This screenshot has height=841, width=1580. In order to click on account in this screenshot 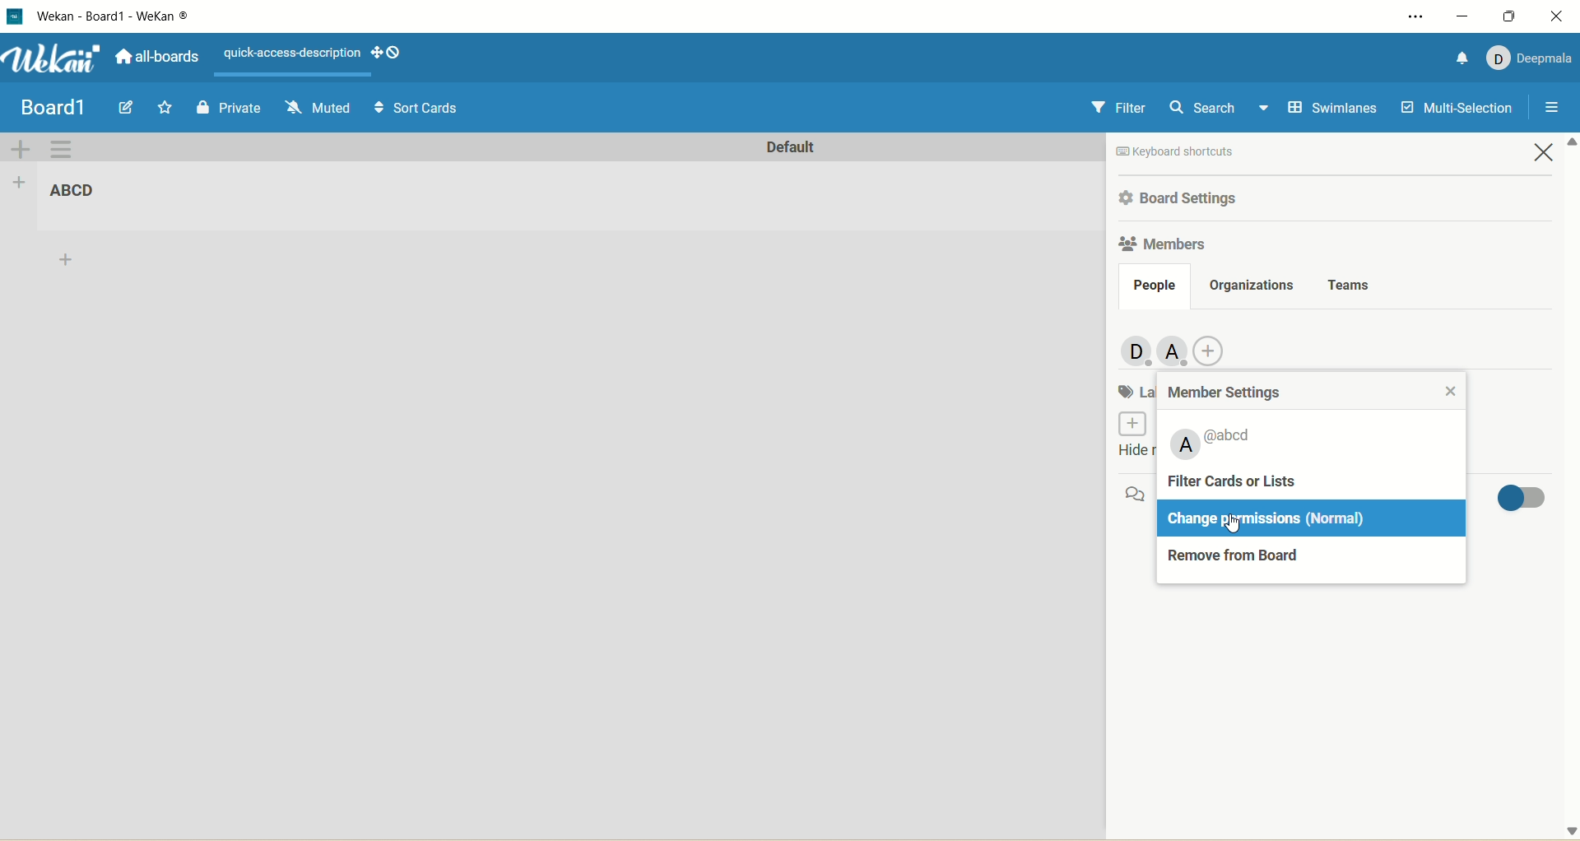, I will do `click(1530, 59)`.